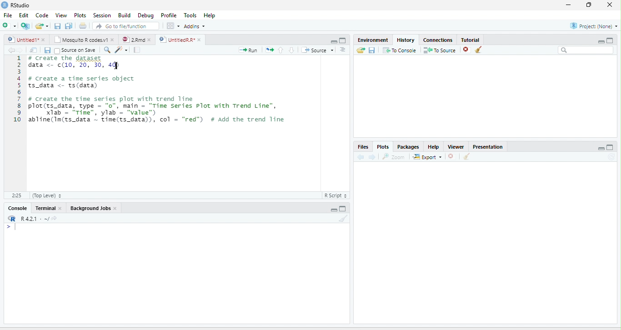 This screenshot has width=621, height=330. What do you see at coordinates (44, 208) in the screenshot?
I see `Terminal` at bounding box center [44, 208].